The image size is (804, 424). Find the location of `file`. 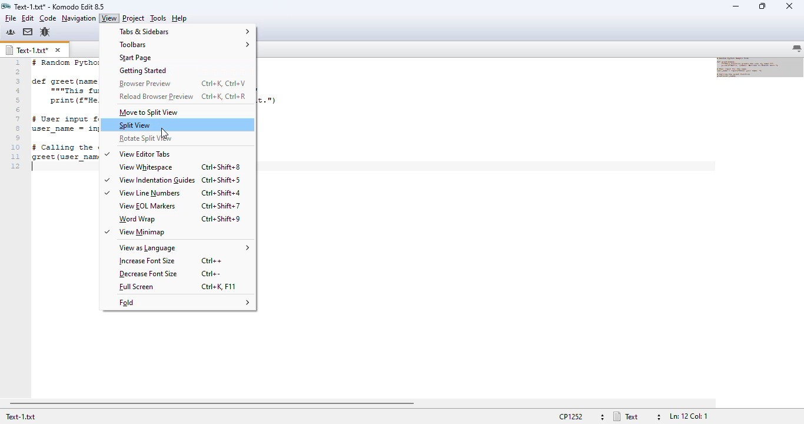

file is located at coordinates (11, 18).